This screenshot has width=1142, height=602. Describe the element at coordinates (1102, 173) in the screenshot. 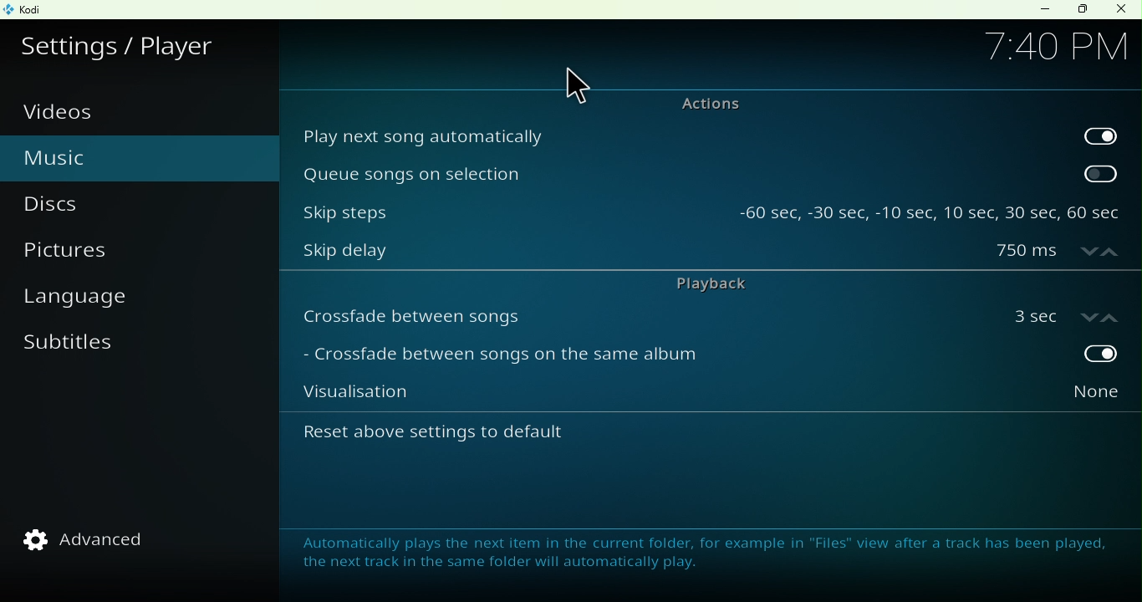

I see `toggle` at that location.